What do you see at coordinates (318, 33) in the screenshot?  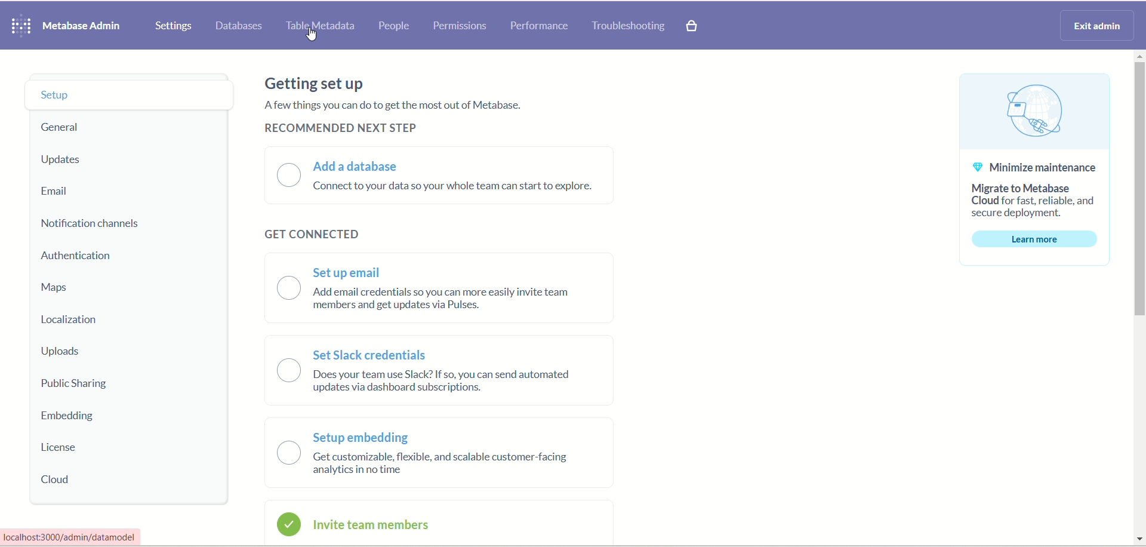 I see `cursor` at bounding box center [318, 33].